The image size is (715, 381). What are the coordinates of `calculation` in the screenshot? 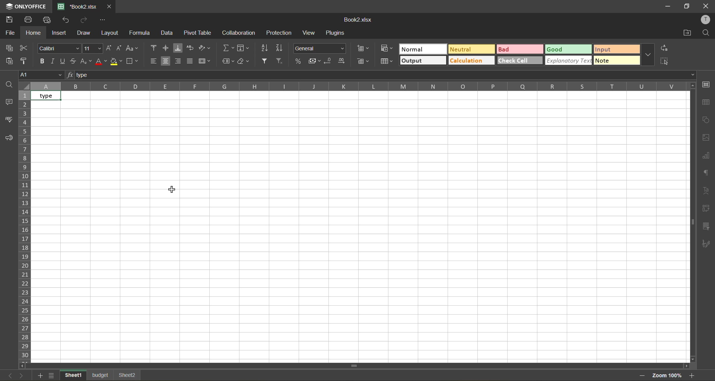 It's located at (471, 61).